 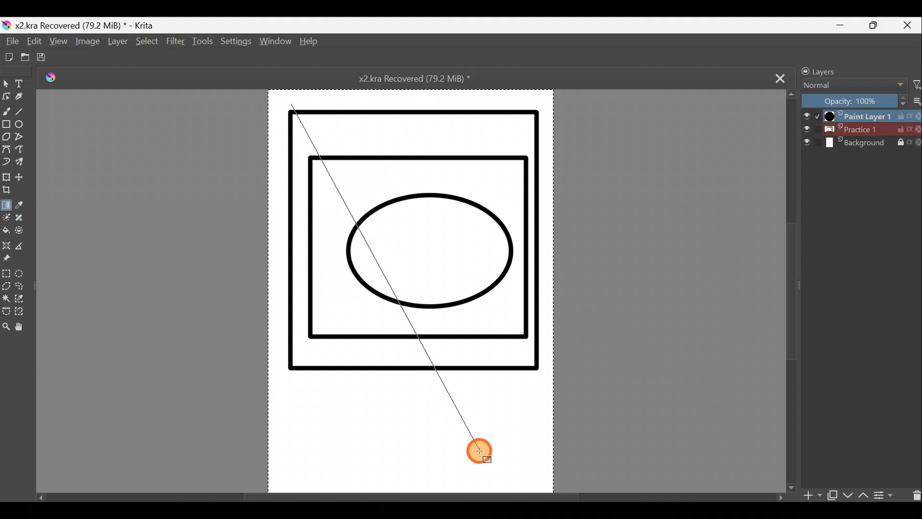 I want to click on View/change layer properties, so click(x=888, y=494).